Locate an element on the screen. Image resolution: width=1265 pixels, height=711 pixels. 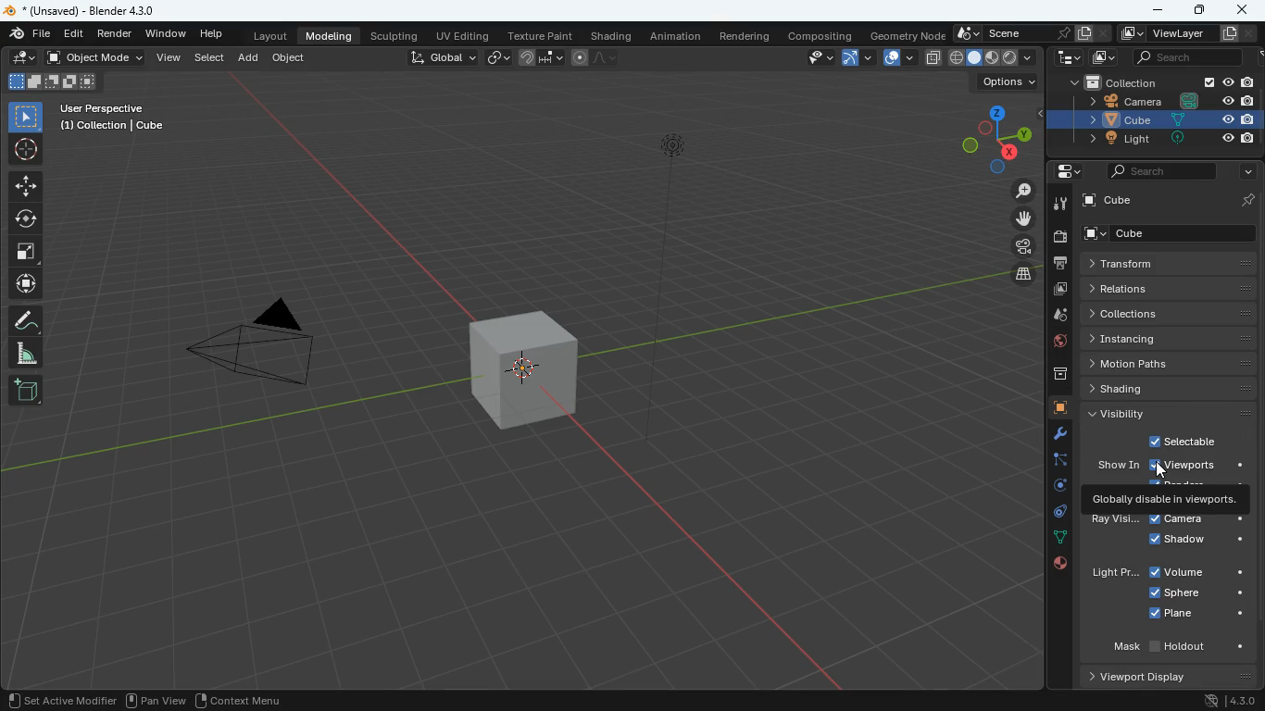
sphere is located at coordinates (1197, 594).